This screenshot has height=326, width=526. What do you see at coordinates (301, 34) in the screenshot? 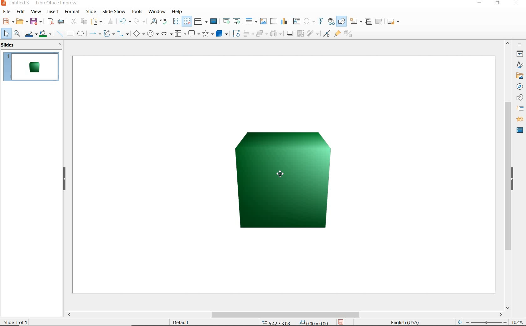
I see `CROP IMAGE` at bounding box center [301, 34].